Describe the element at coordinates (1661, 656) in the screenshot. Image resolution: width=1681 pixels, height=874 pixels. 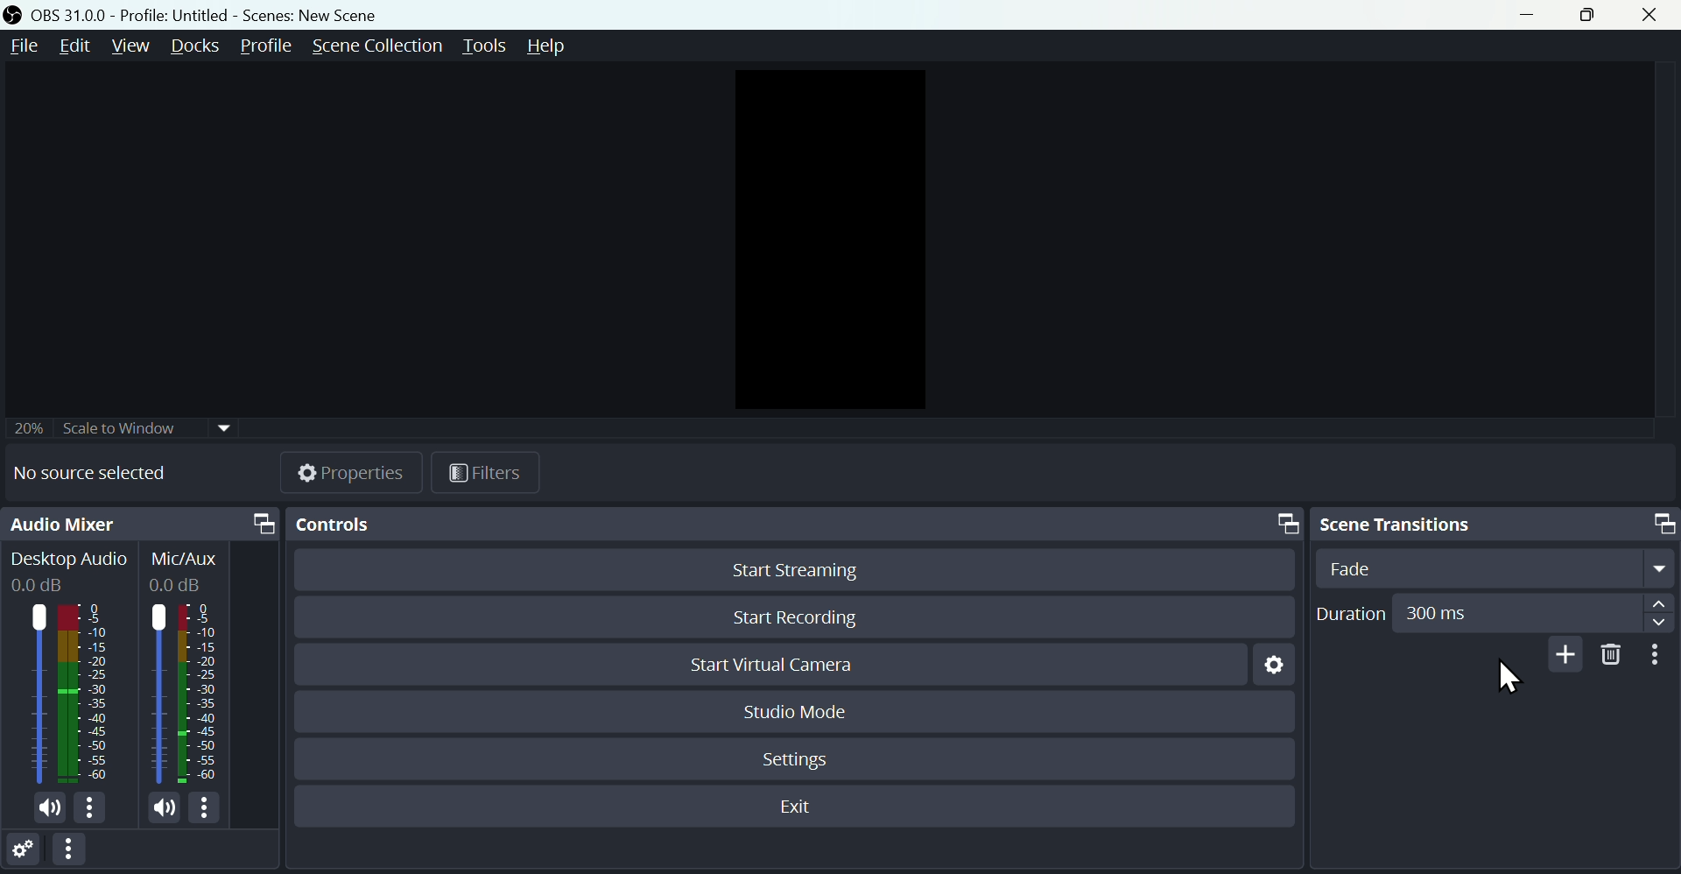
I see `More options` at that location.